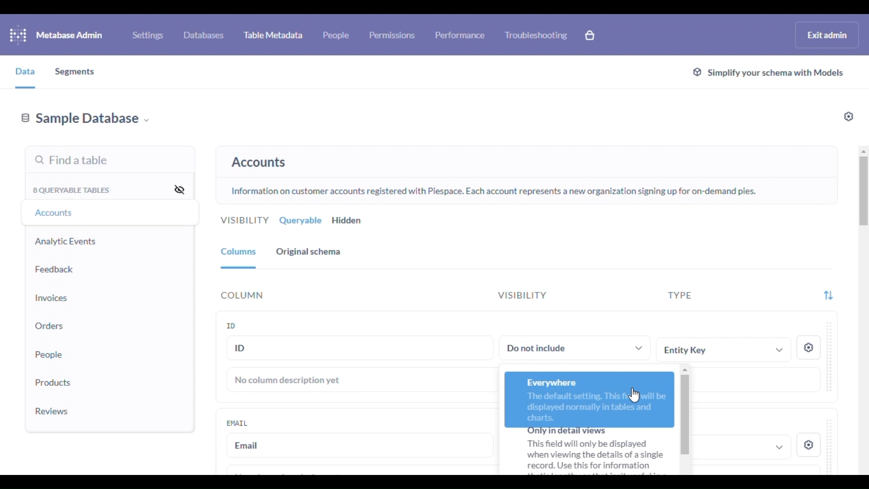 The width and height of the screenshot is (869, 489). Describe the element at coordinates (85, 120) in the screenshot. I see `sample database` at that location.